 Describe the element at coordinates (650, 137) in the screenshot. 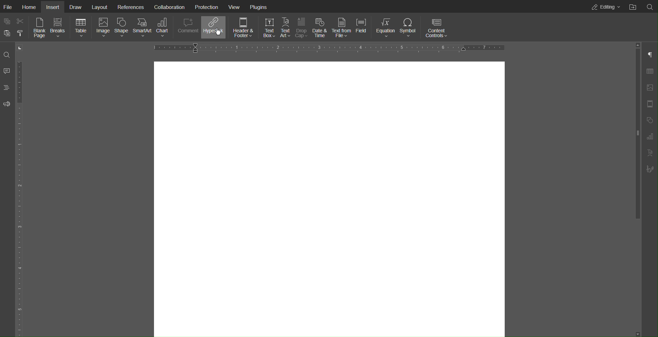

I see `Paragraph Settings` at that location.